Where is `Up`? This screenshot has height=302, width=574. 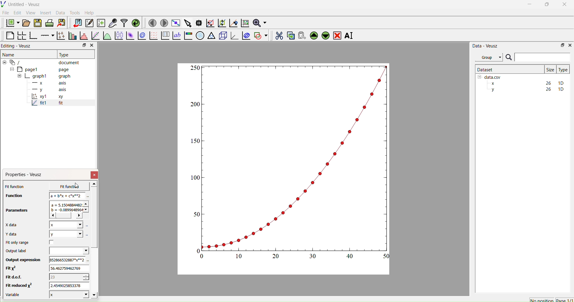 Up is located at coordinates (313, 35).